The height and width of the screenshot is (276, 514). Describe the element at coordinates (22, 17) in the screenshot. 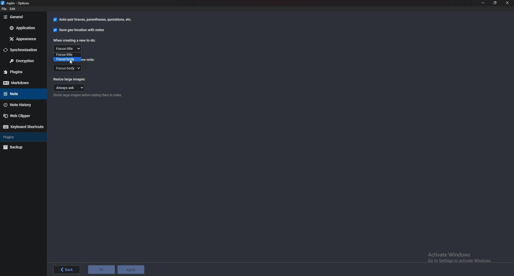

I see `General` at that location.